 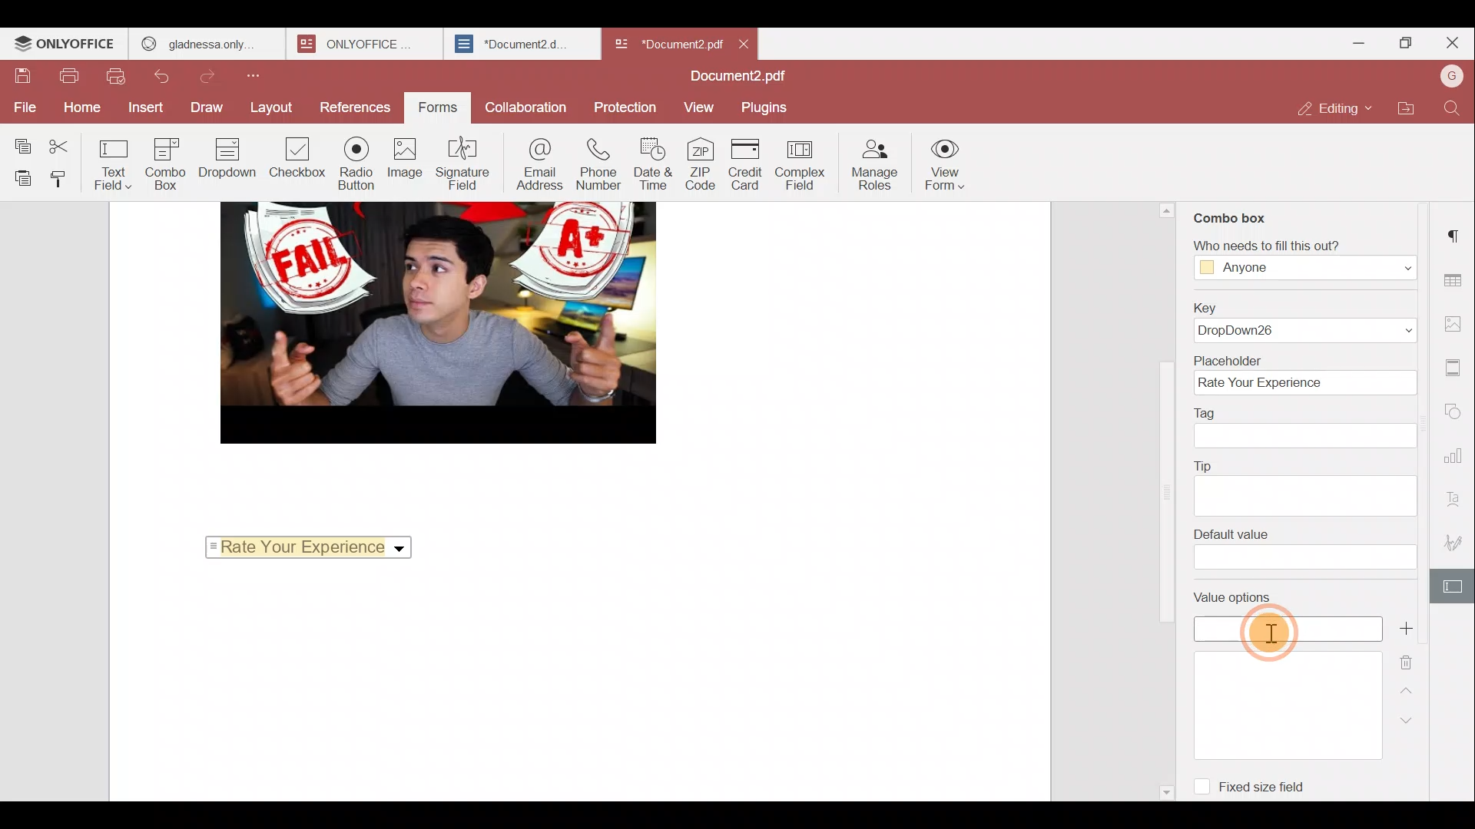 I want to click on Placeholder, so click(x=1303, y=373).